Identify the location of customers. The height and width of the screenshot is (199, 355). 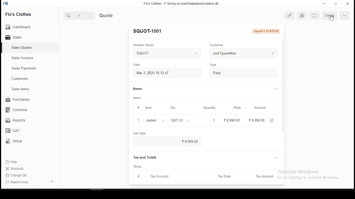
(21, 79).